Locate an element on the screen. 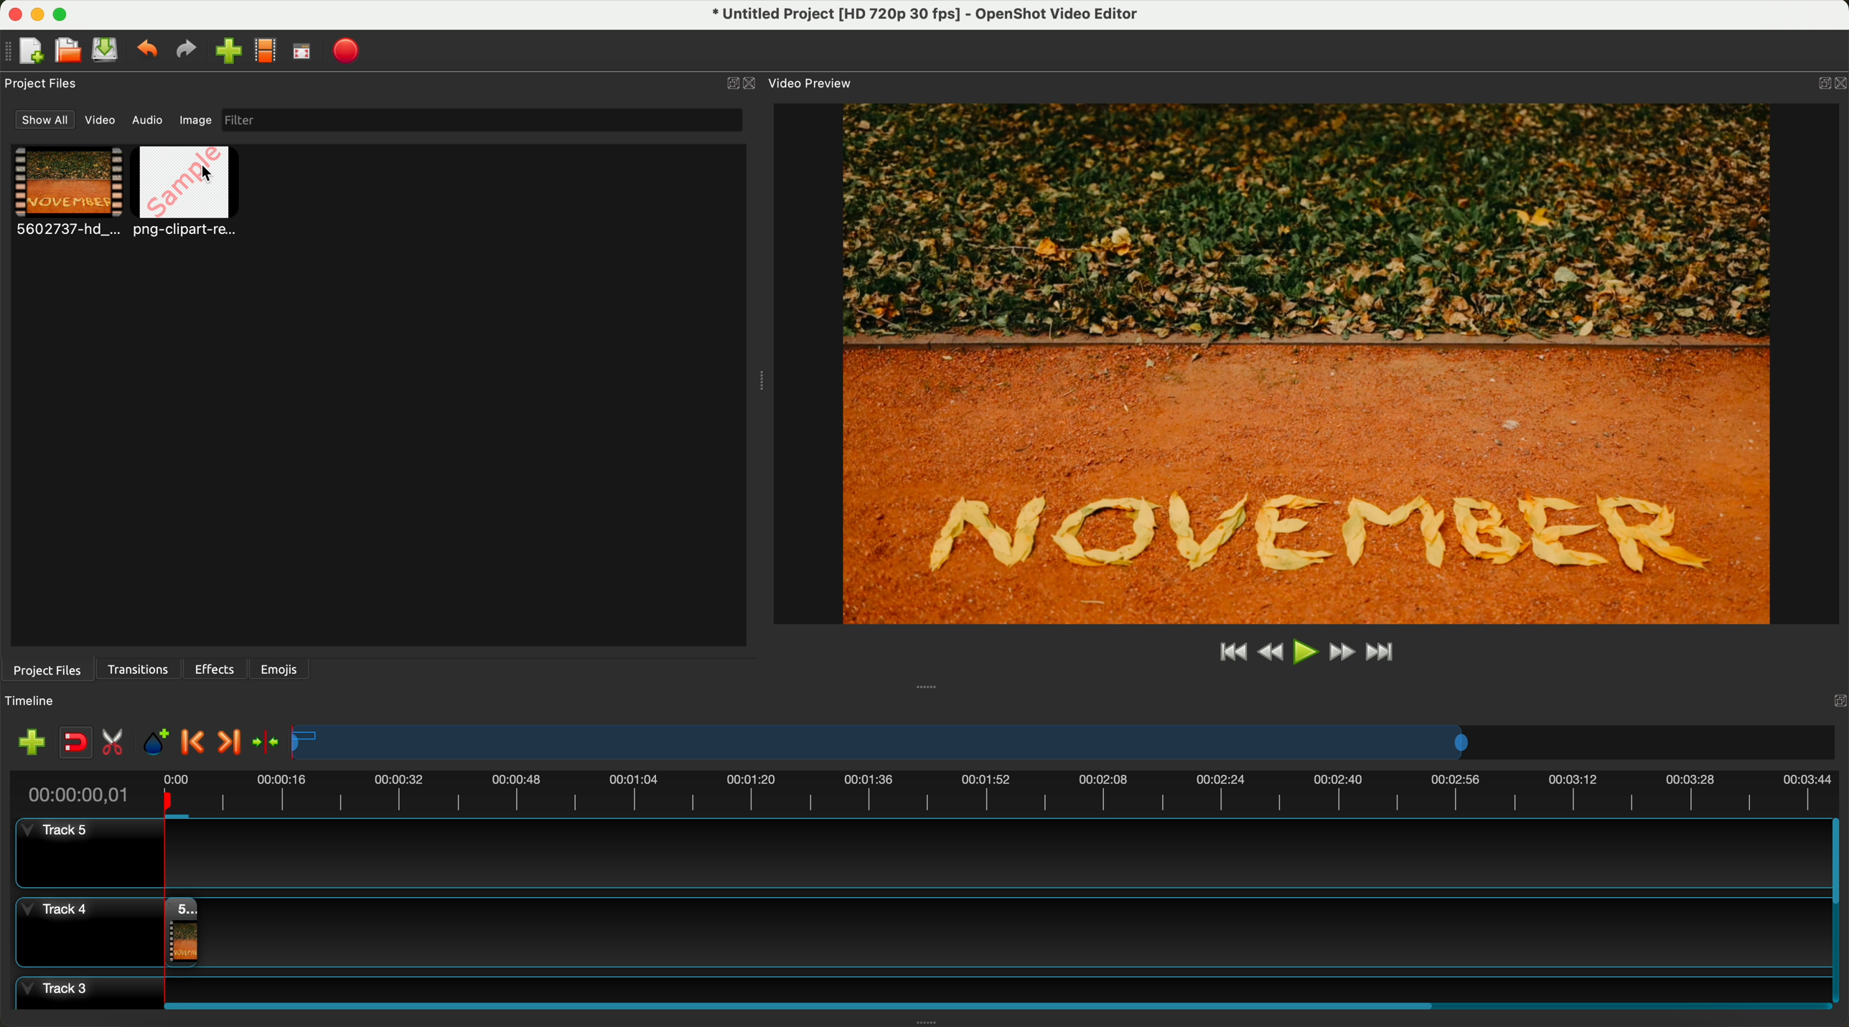 This screenshot has width=1849, height=1027. minimize is located at coordinates (38, 17).